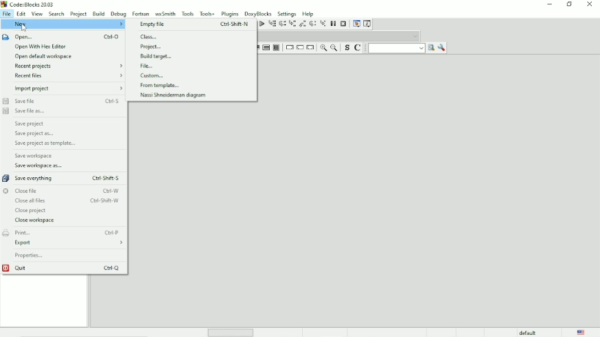 Image resolution: width=600 pixels, height=337 pixels. Describe the element at coordinates (36, 221) in the screenshot. I see `Close workspace` at that location.